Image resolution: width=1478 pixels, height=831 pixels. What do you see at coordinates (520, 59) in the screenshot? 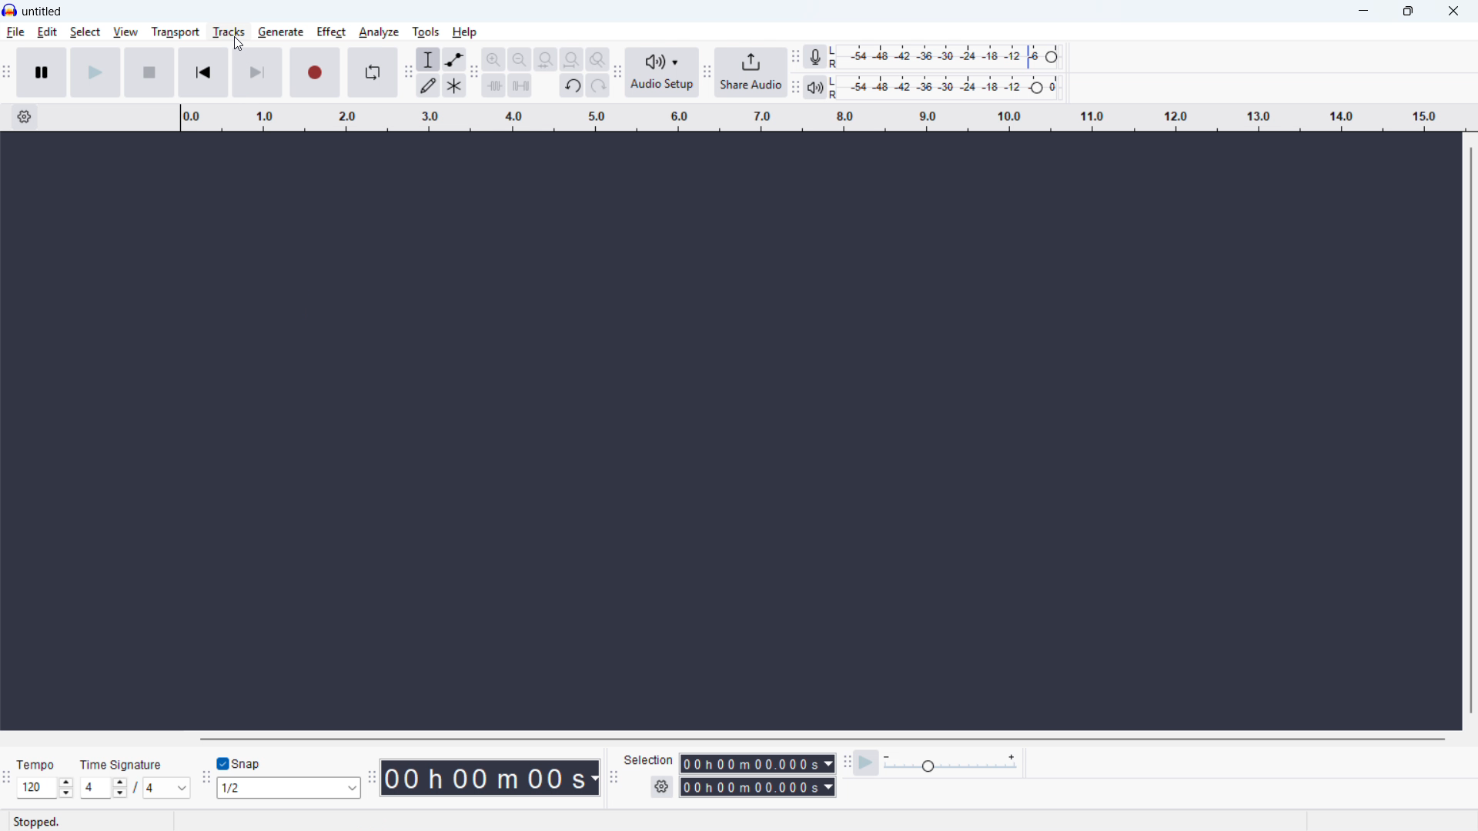
I see `Zoom out ` at bounding box center [520, 59].